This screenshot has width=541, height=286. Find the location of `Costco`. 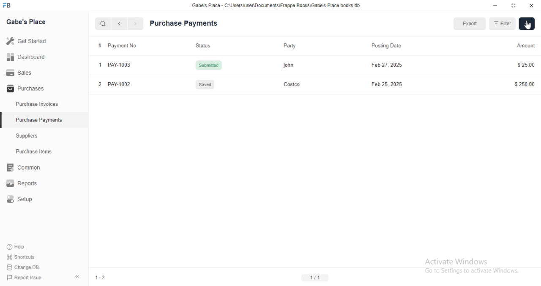

Costco is located at coordinates (292, 84).